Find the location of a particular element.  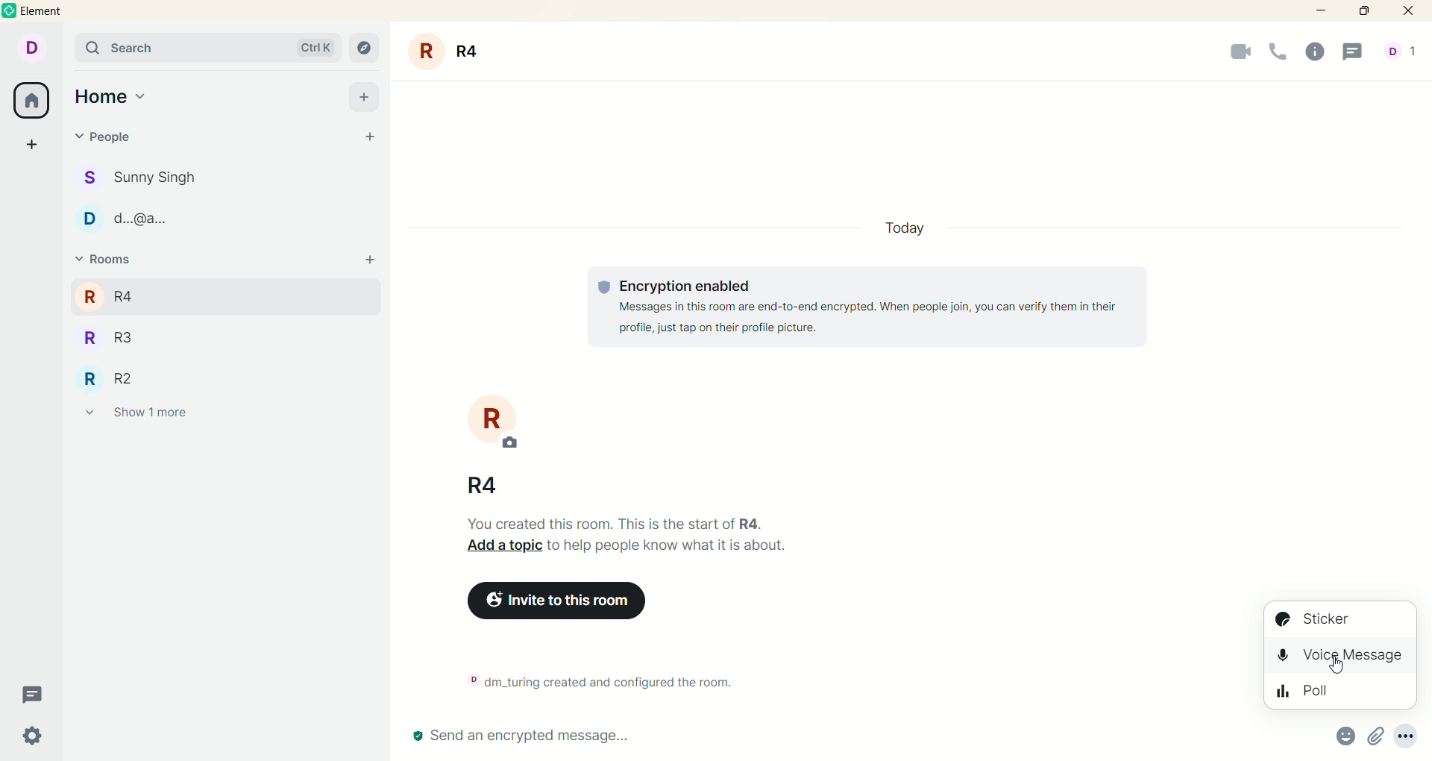

add is located at coordinates (364, 96).